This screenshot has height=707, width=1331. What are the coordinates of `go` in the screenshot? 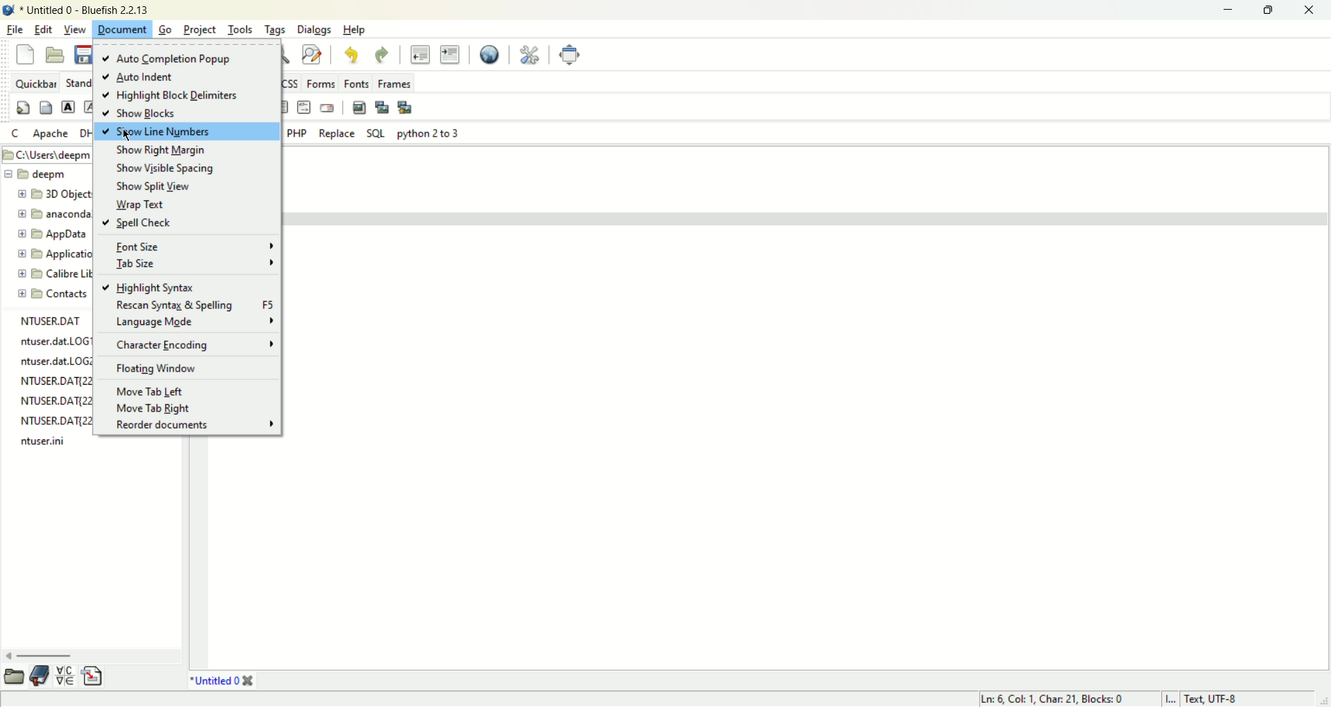 It's located at (166, 30).